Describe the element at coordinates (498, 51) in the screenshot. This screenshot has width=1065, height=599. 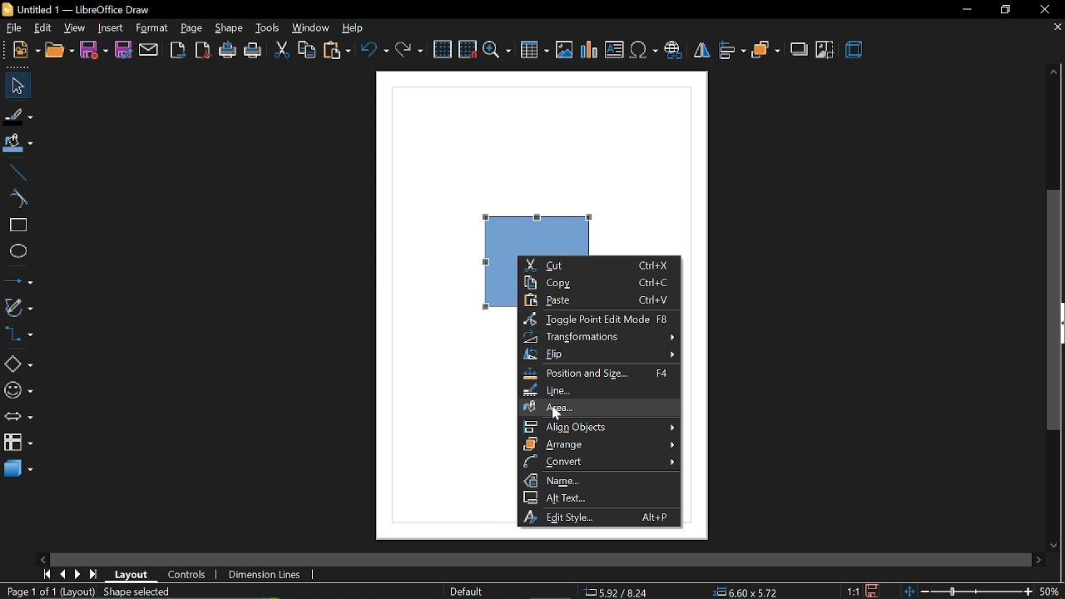
I see `zoom` at that location.